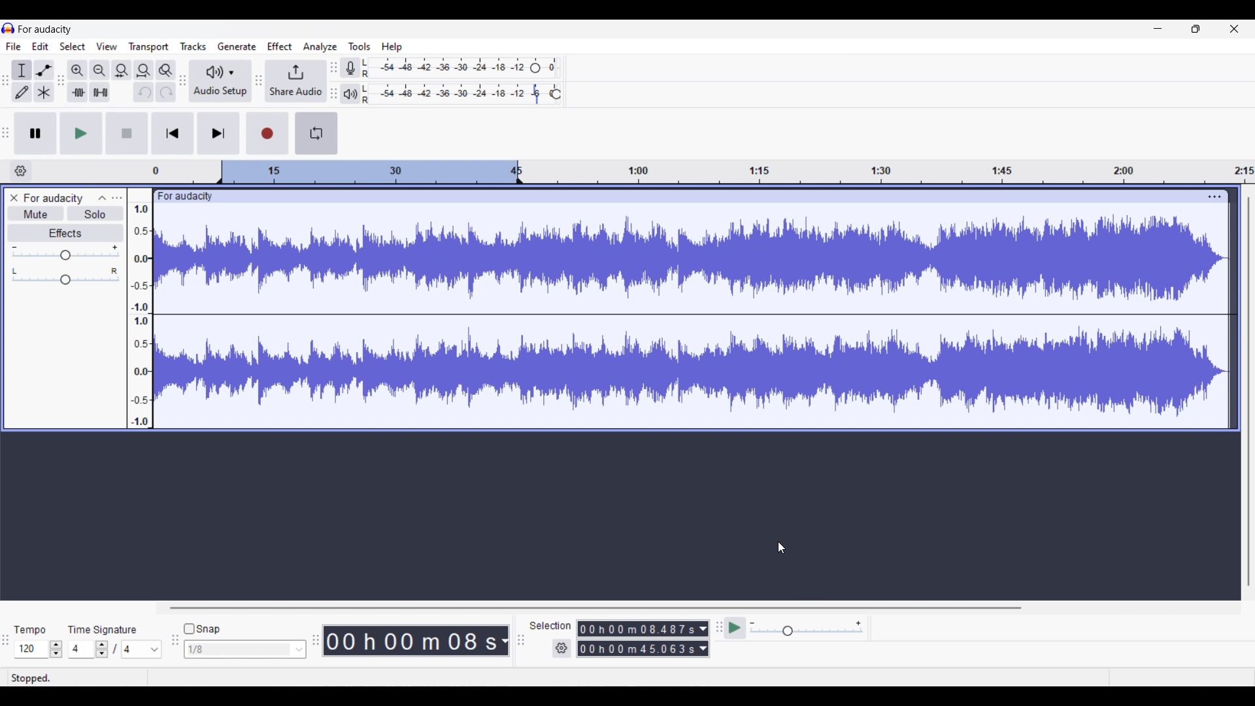 The height and width of the screenshot is (706, 1255). Describe the element at coordinates (595, 608) in the screenshot. I see `Horizontal slide bar` at that location.